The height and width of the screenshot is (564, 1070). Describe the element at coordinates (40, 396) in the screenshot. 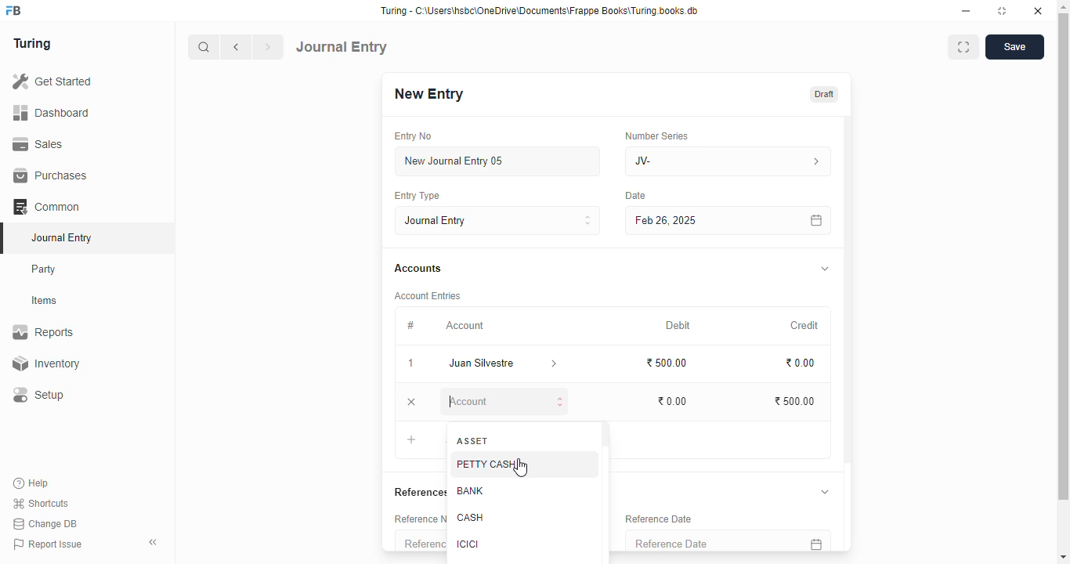

I see `setup` at that location.